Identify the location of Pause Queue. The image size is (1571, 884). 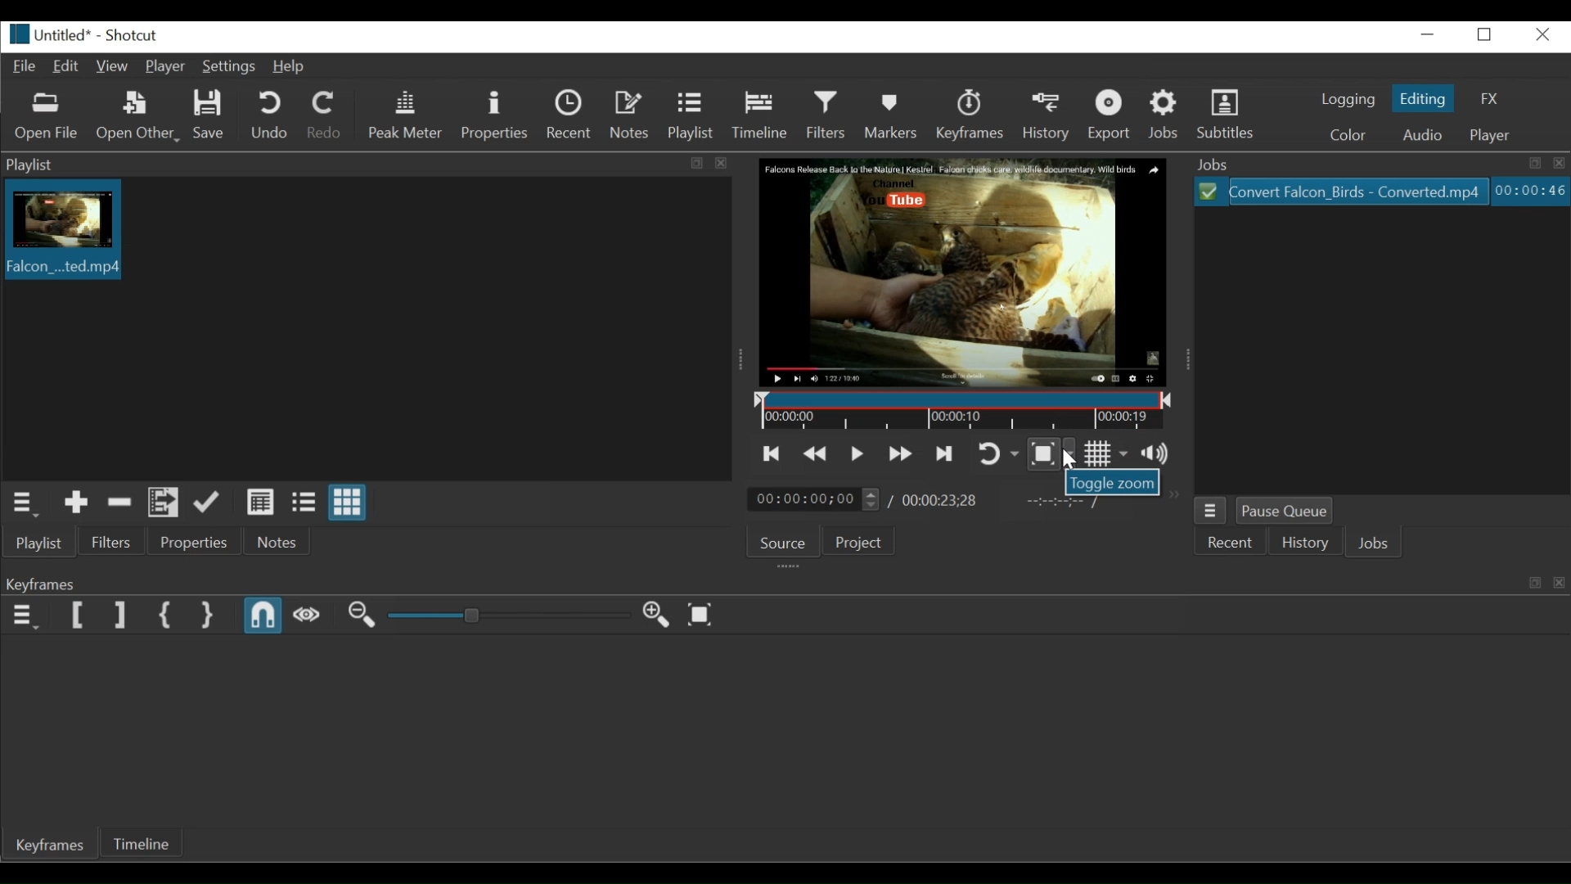
(1283, 512).